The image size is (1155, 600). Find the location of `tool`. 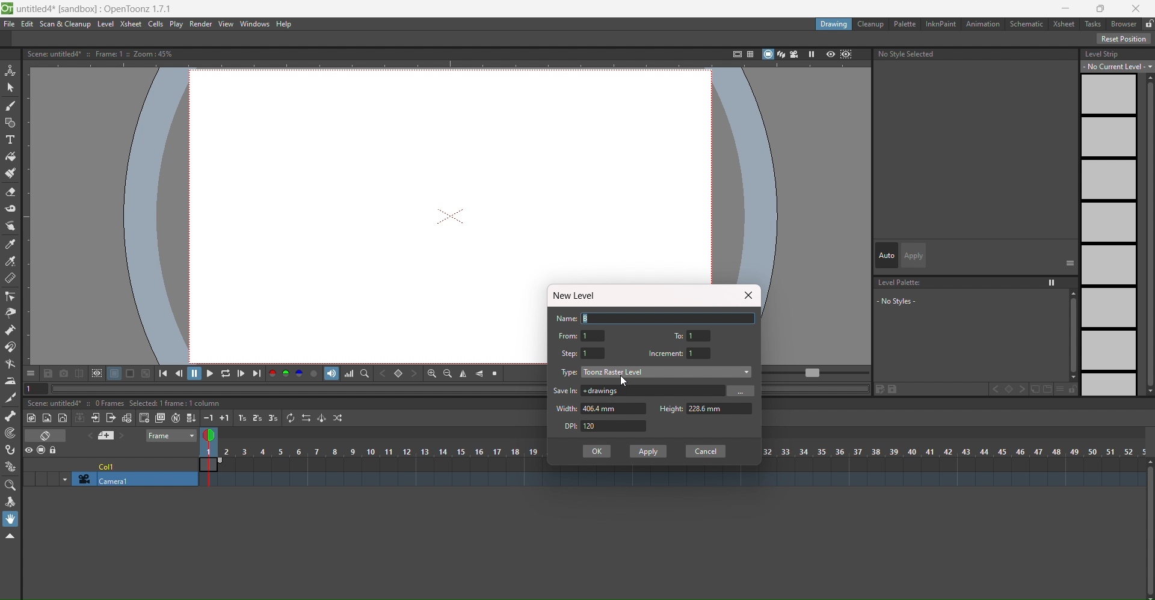

tool is located at coordinates (49, 373).